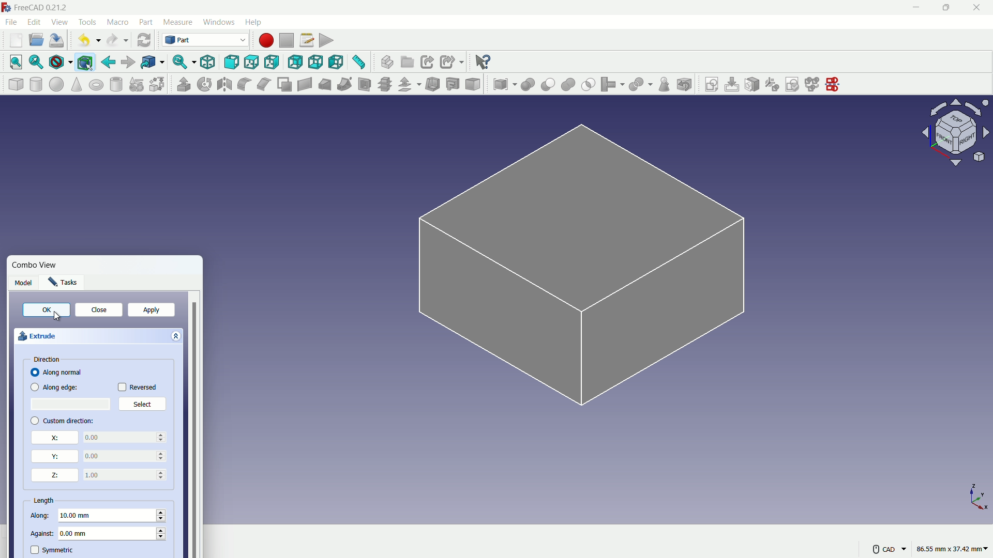 The height and width of the screenshot is (558, 993). Describe the element at coordinates (128, 62) in the screenshot. I see `go forward` at that location.